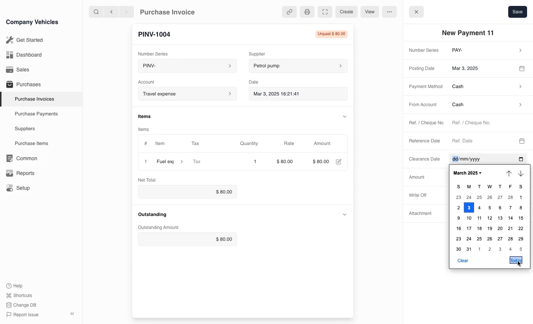 This screenshot has height=324, width=533. I want to click on New Payment 11, so click(470, 33).